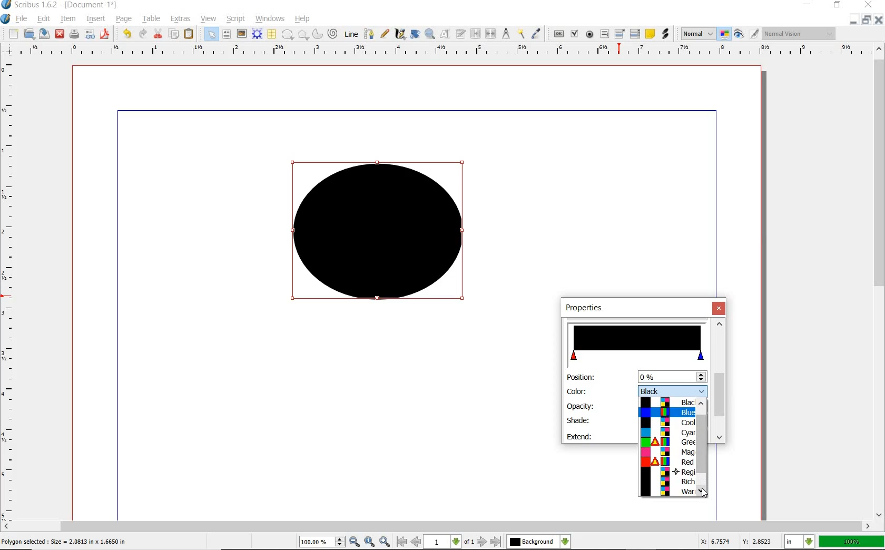 Image resolution: width=885 pixels, height=550 pixels. What do you see at coordinates (352, 34) in the screenshot?
I see `LINE` at bounding box center [352, 34].